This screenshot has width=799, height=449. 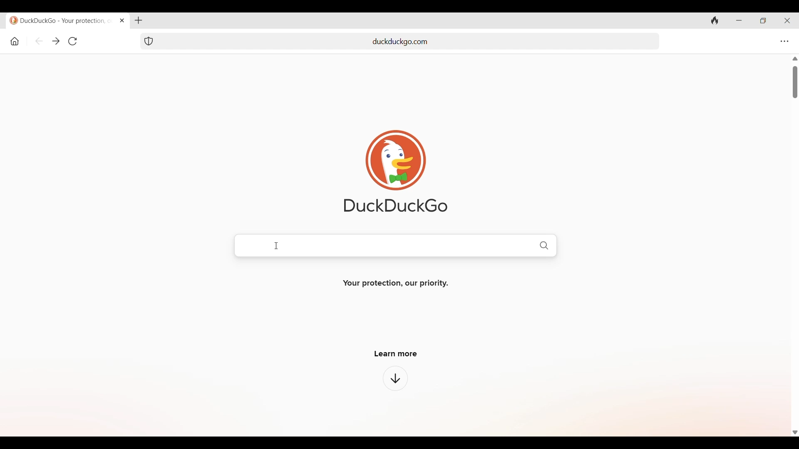 I want to click on Quick slide to top, so click(x=795, y=59).